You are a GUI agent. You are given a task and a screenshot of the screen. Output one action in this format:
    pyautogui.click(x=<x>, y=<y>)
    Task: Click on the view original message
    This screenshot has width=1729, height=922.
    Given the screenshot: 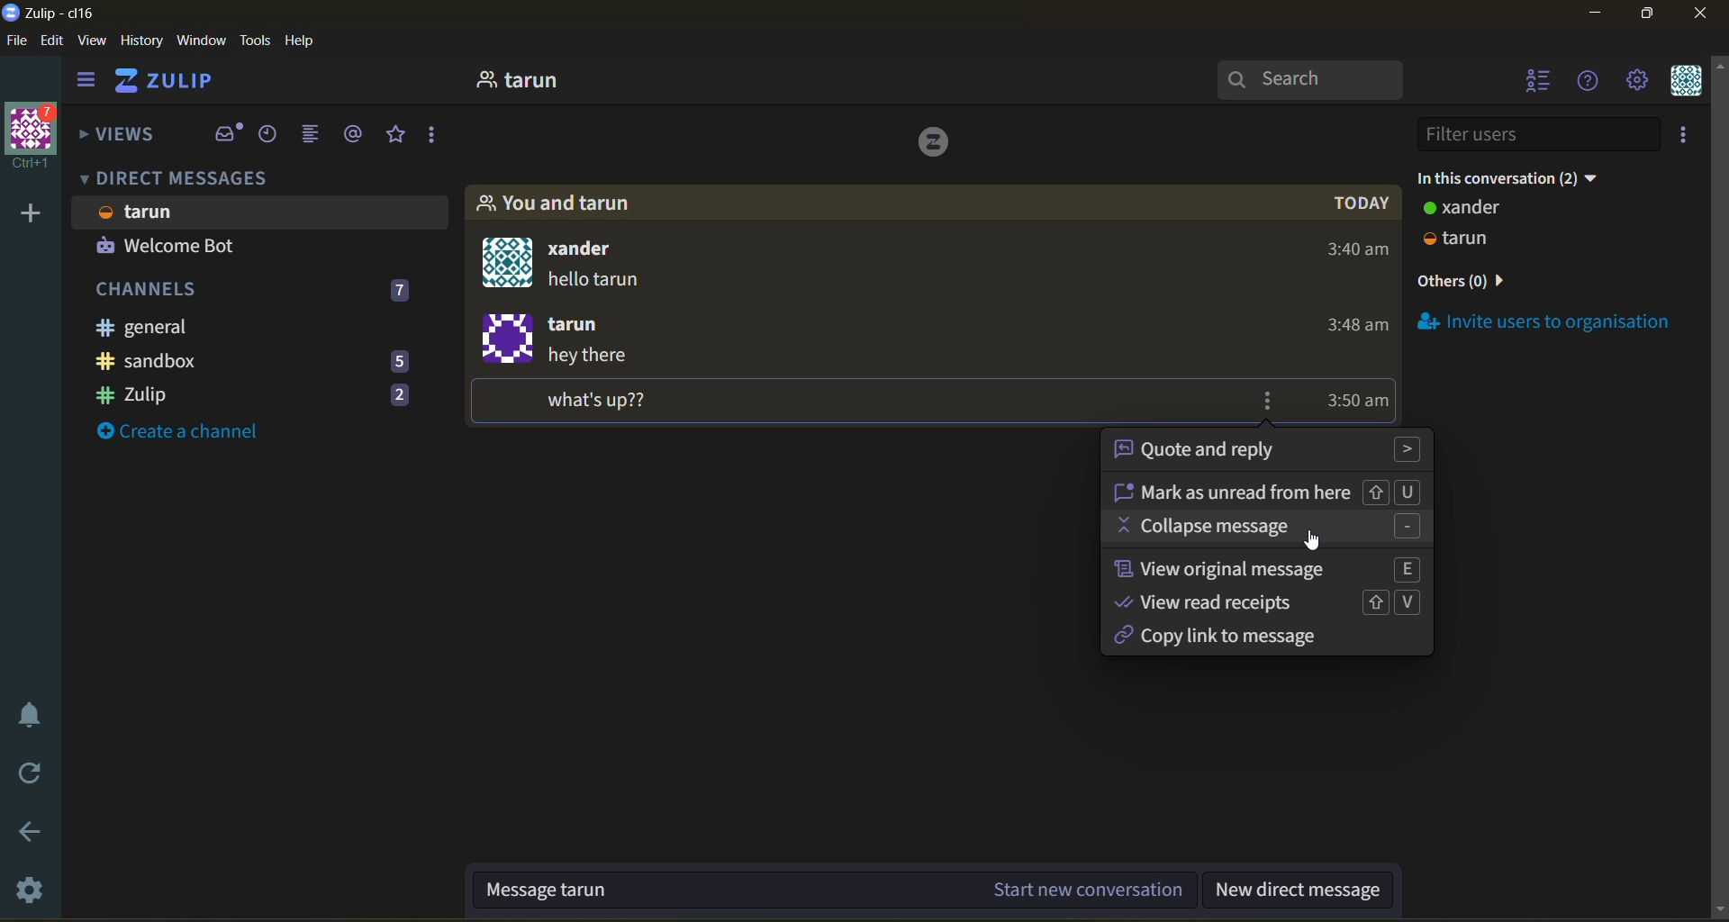 What is the action you would take?
    pyautogui.click(x=1268, y=568)
    